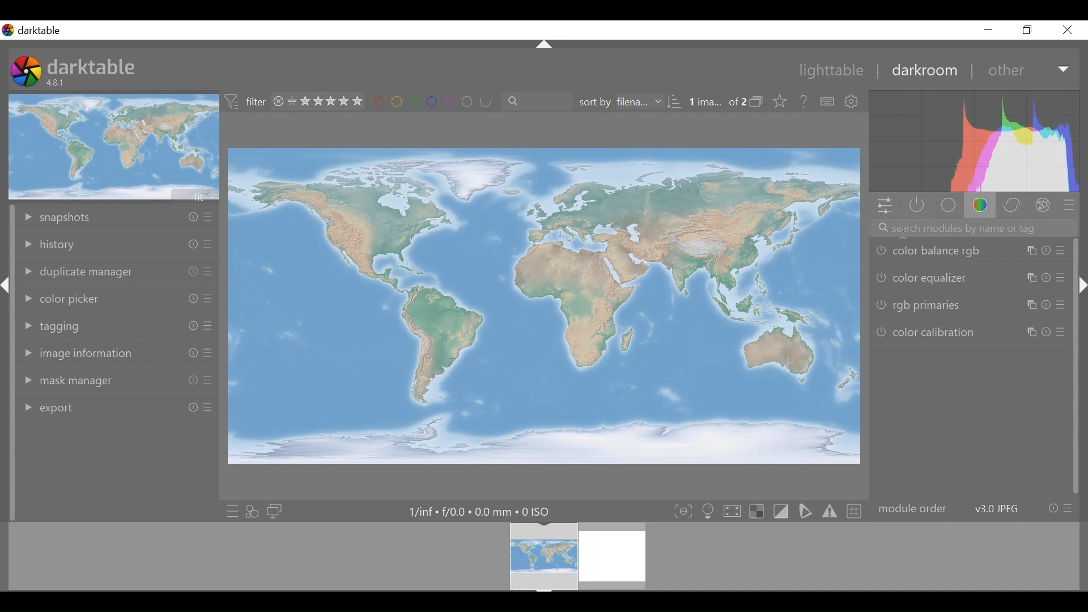 Image resolution: width=1088 pixels, height=612 pixels. I want to click on quick access panel, so click(886, 206).